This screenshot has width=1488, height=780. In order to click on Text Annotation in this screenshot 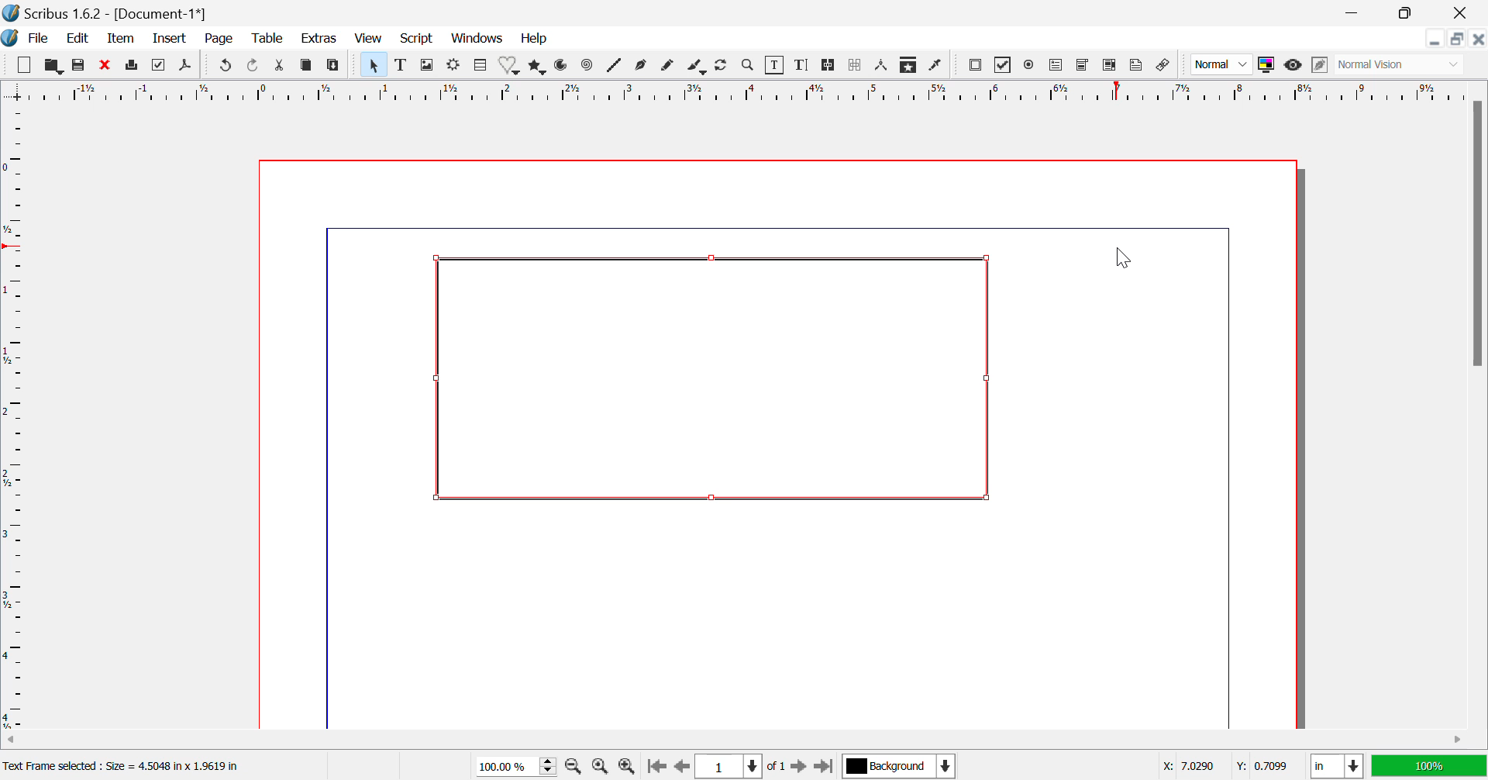, I will do `click(1138, 66)`.